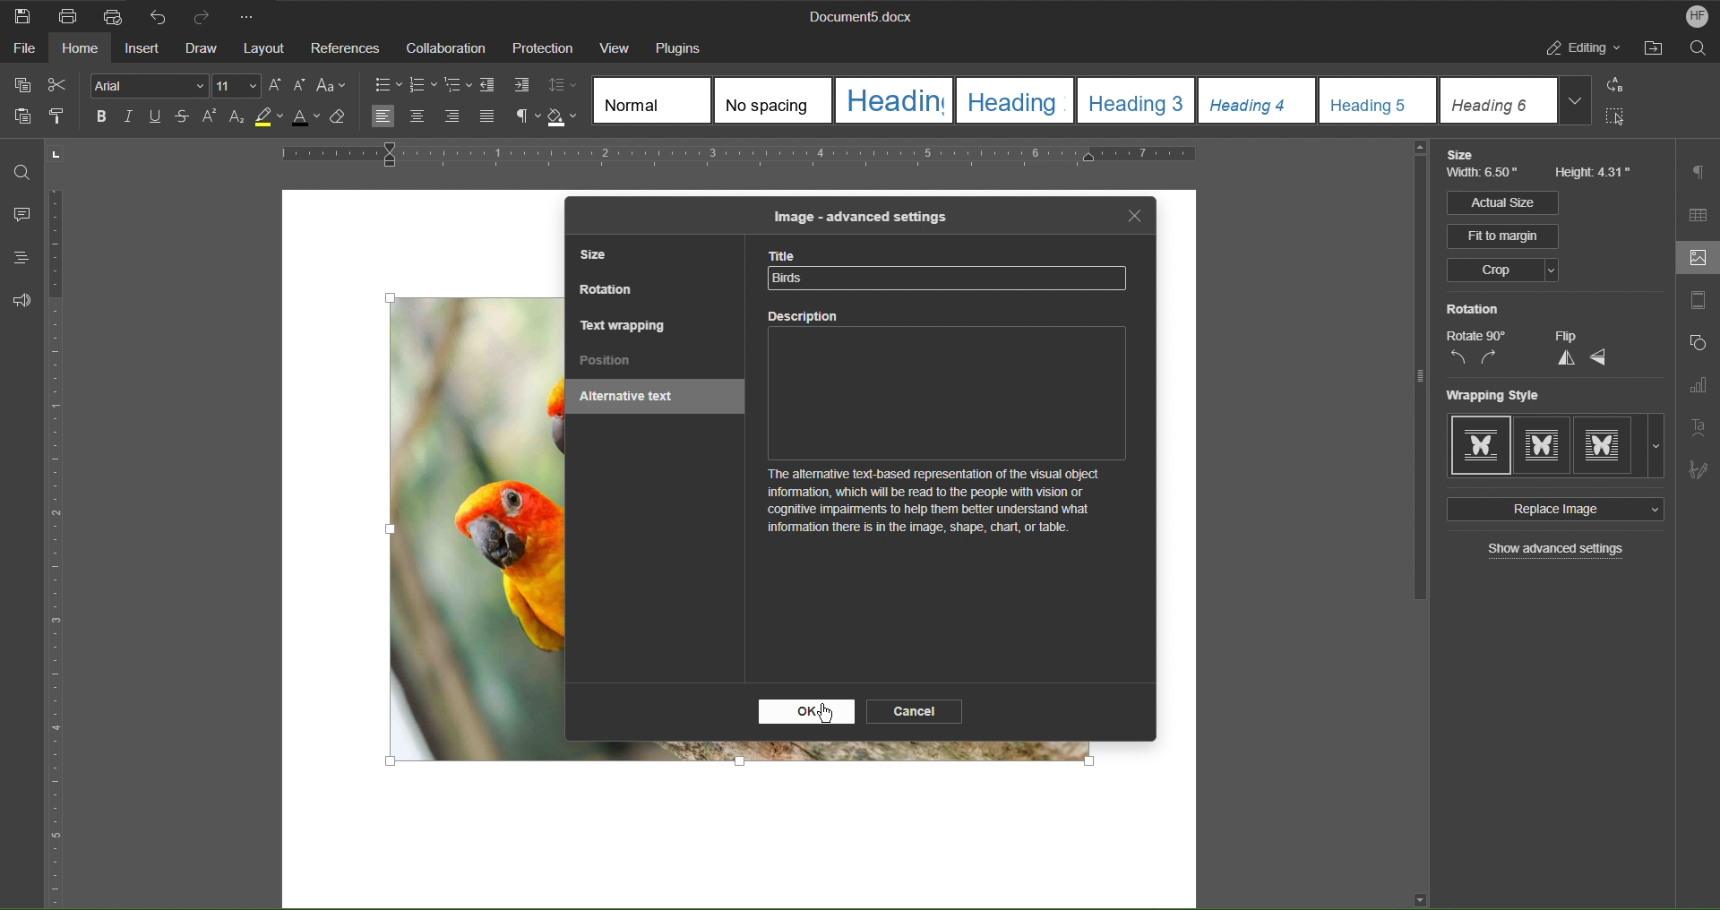 This screenshot has width=1720, height=910. I want to click on , so click(1492, 395).